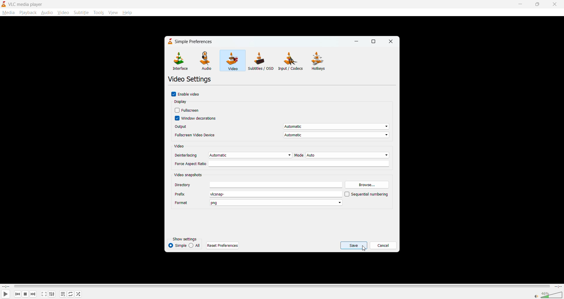 The image size is (564, 299). Describe the element at coordinates (127, 12) in the screenshot. I see `help` at that location.